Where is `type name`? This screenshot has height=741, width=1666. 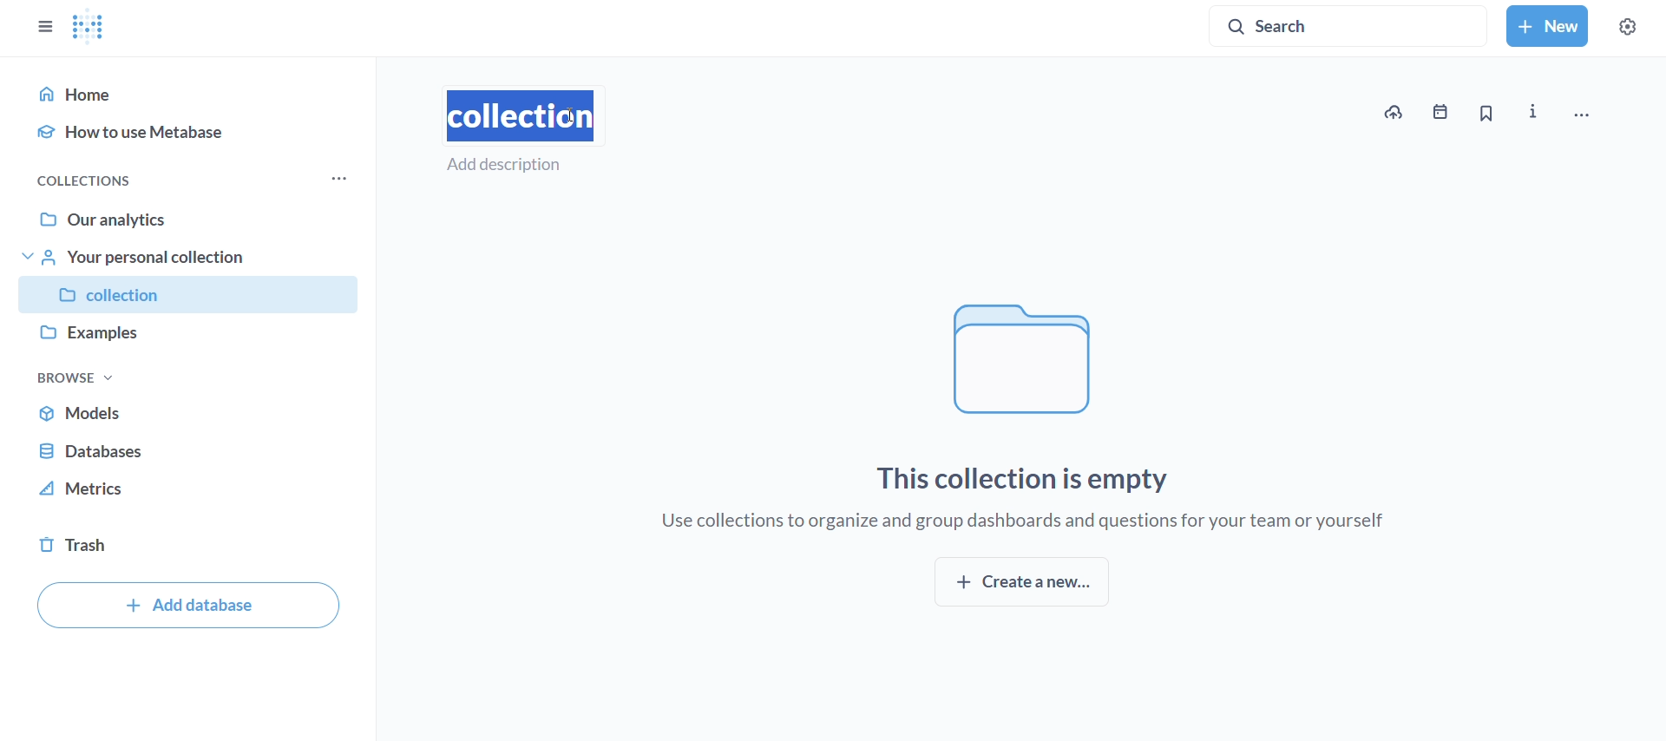
type name is located at coordinates (521, 116).